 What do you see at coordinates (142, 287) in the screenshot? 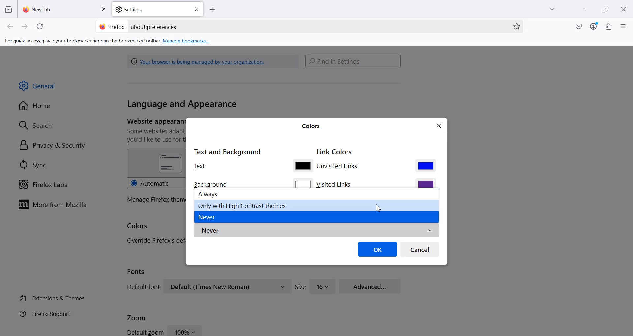
I see `Default font` at bounding box center [142, 287].